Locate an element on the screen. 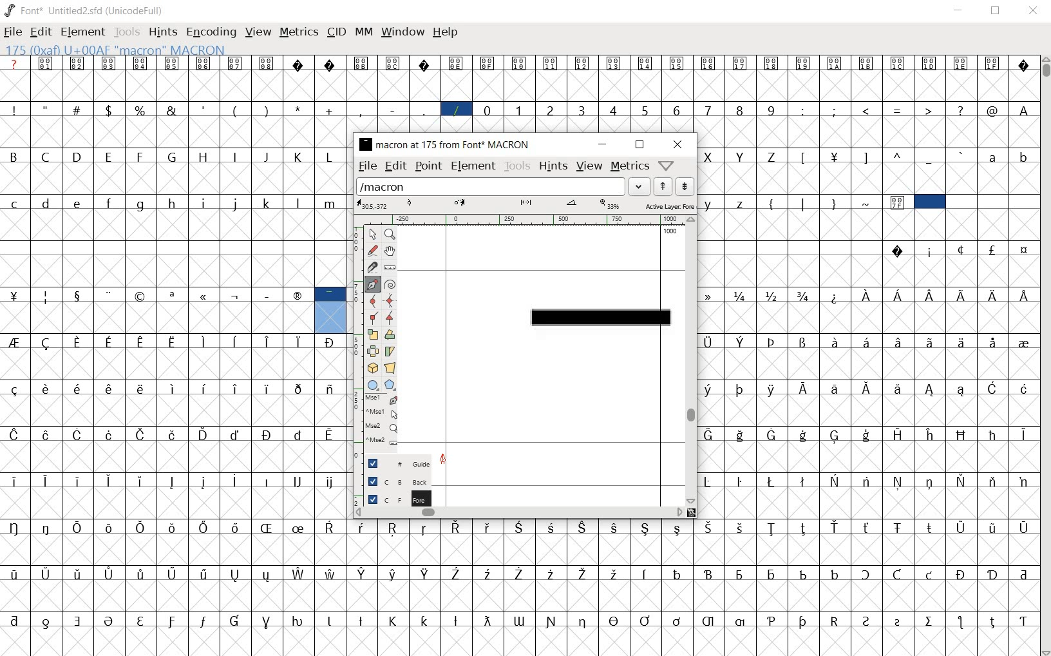 The height and width of the screenshot is (656, 1051). cid is located at coordinates (336, 32).